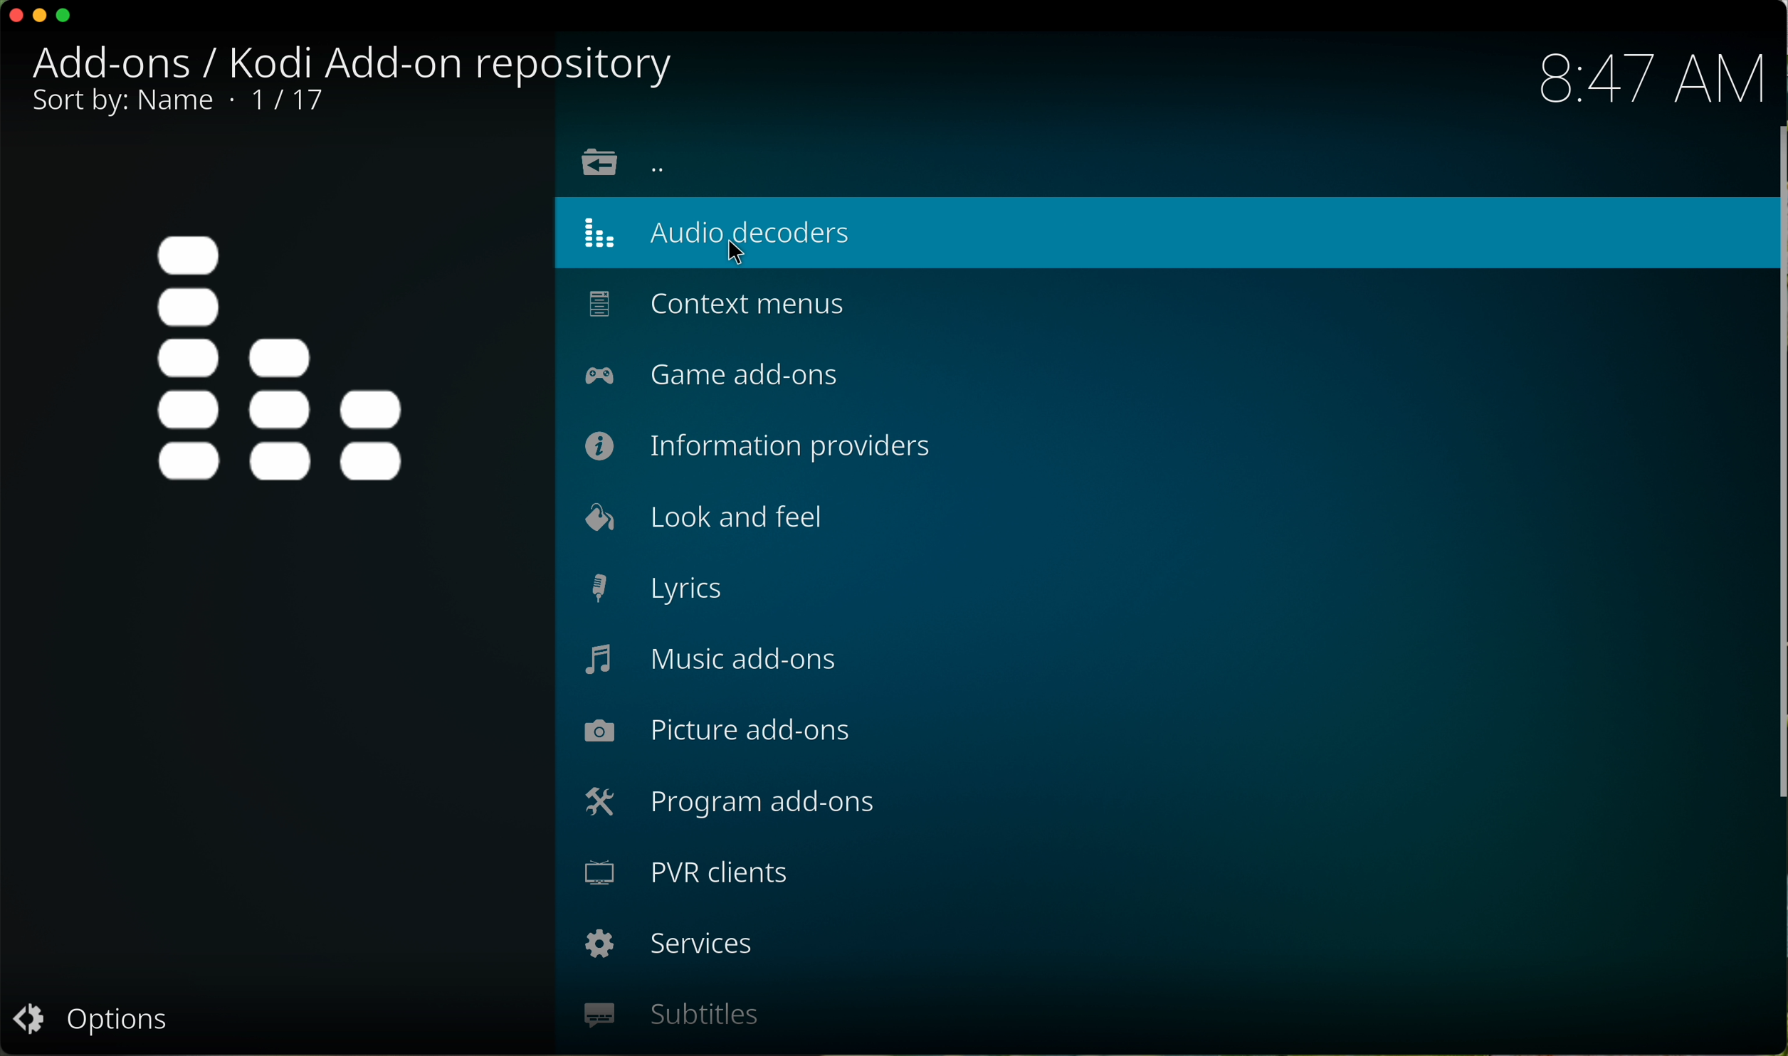 The width and height of the screenshot is (1788, 1056). I want to click on subtitles, so click(670, 1015).